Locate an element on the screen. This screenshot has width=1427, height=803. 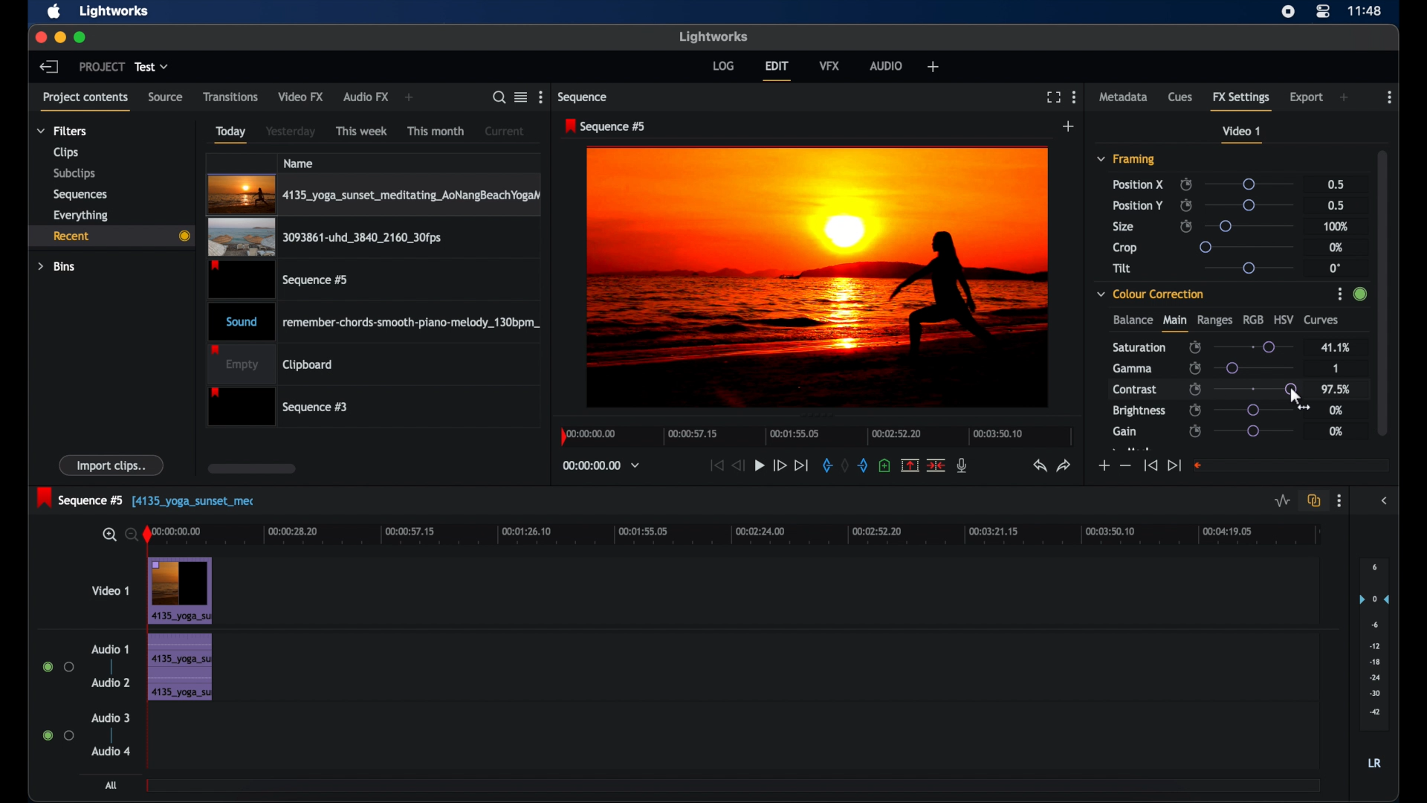
in mark is located at coordinates (826, 465).